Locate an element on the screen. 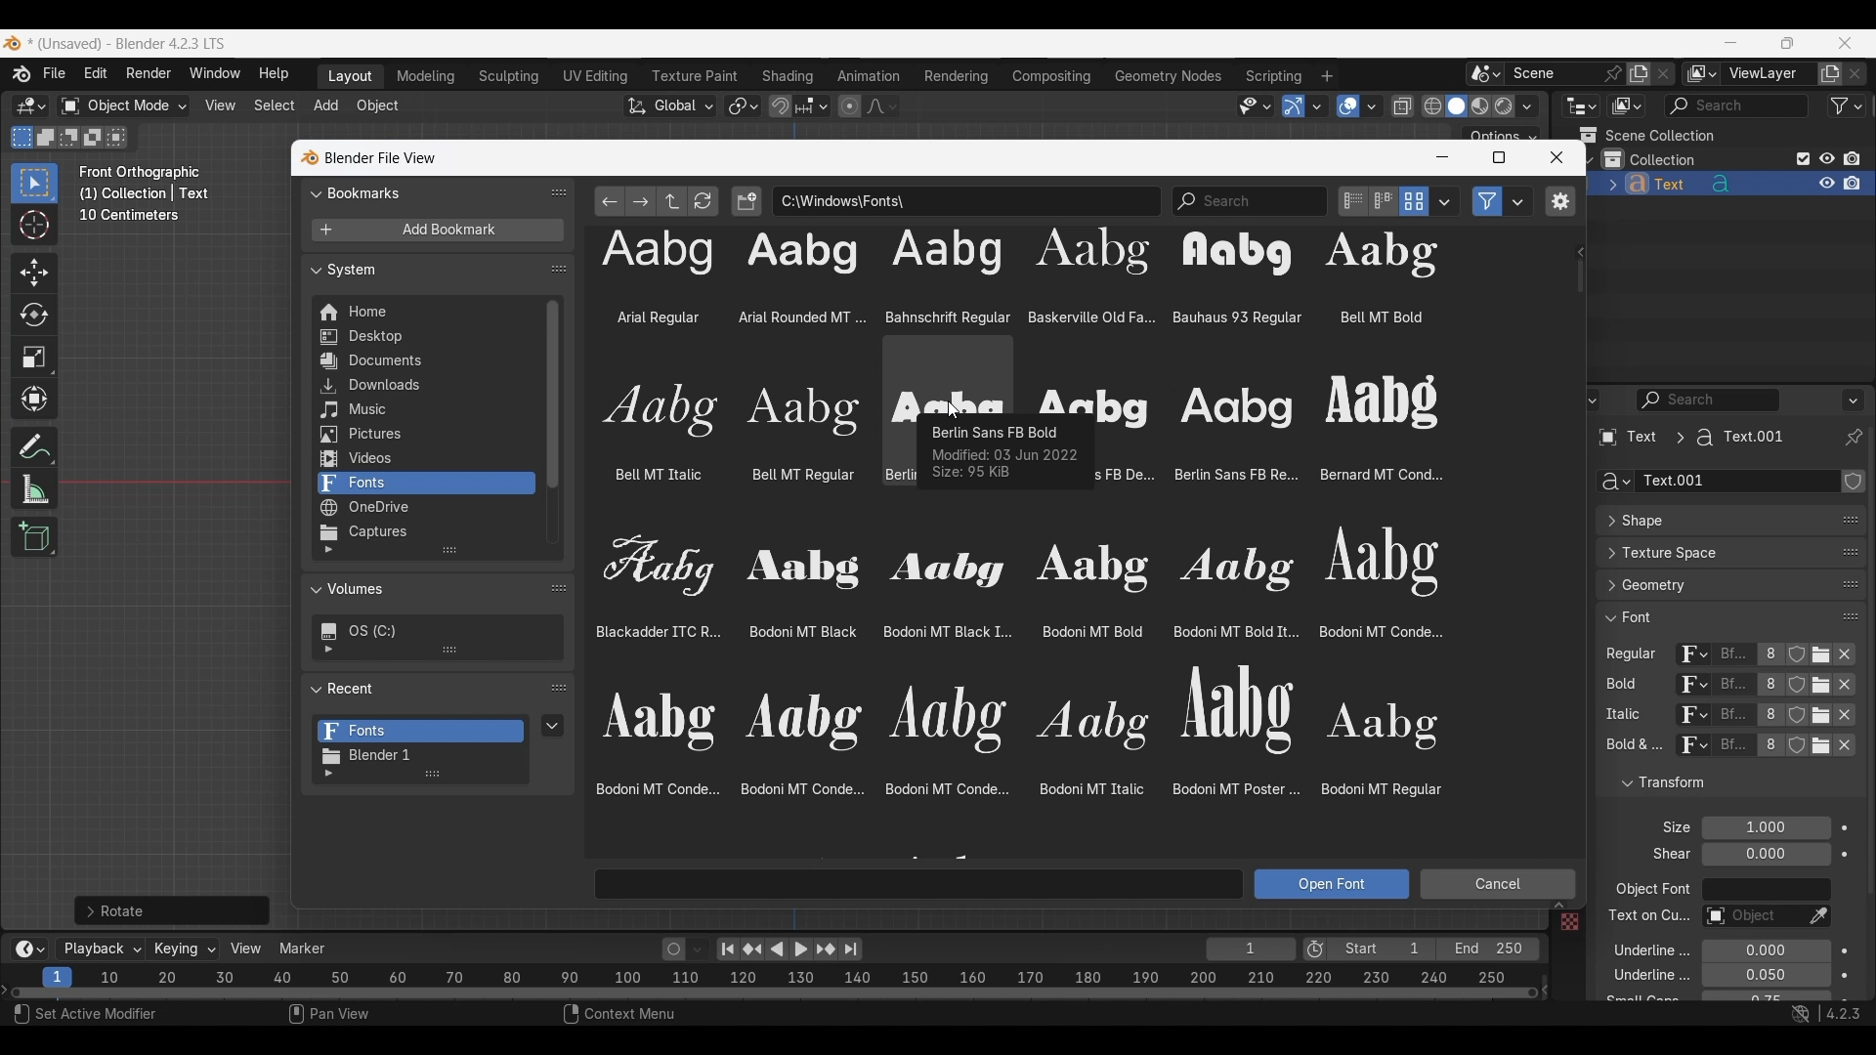 The image size is (1876, 1055). Filter settings is located at coordinates (1518, 201).